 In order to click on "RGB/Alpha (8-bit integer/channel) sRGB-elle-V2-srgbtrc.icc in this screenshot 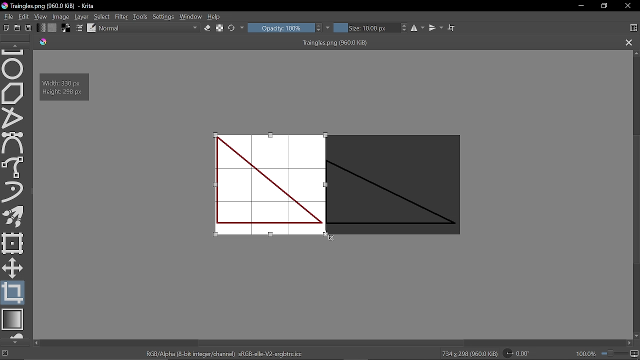, I will do `click(224, 353)`.